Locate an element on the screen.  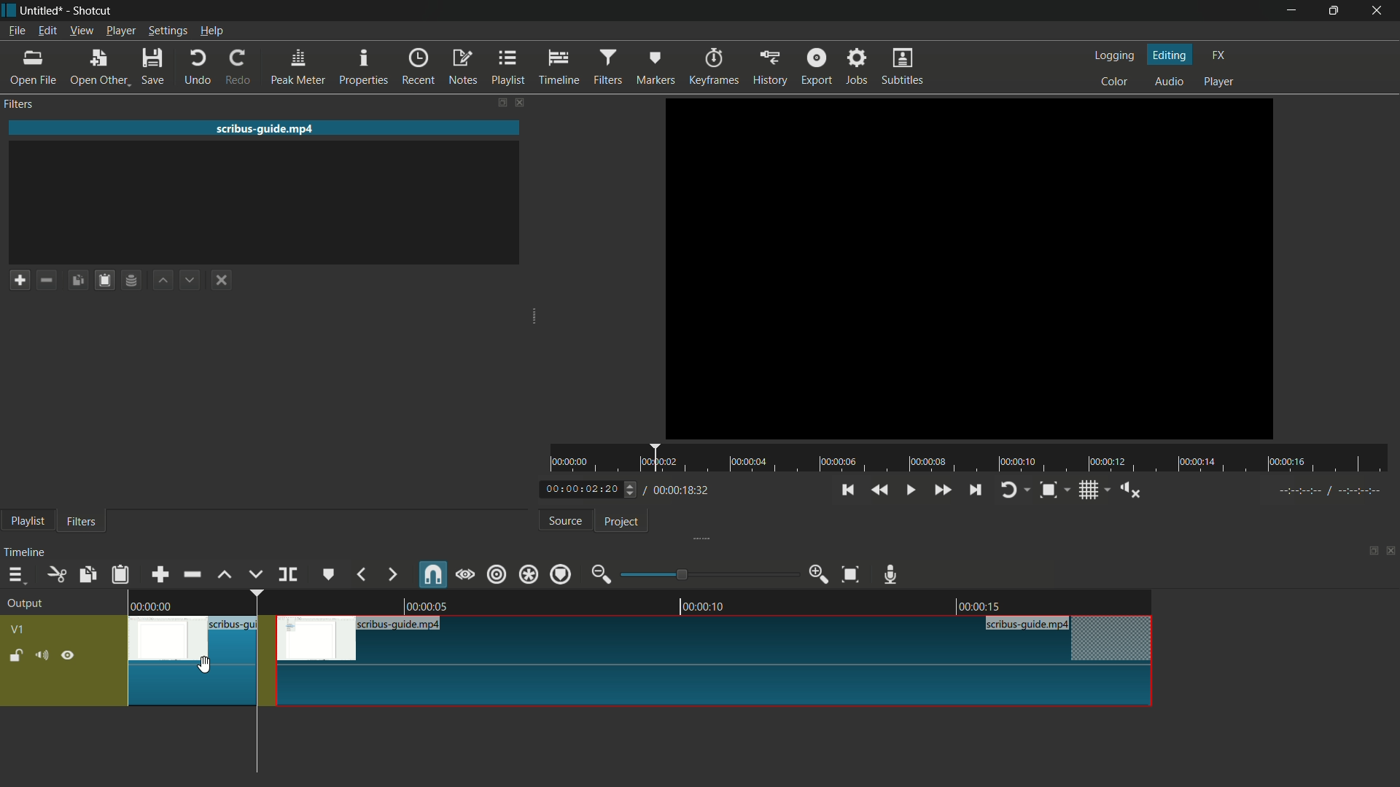
imported file is located at coordinates (970, 268).